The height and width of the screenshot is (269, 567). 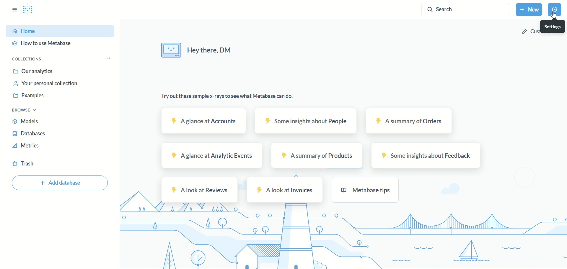 I want to click on events, so click(x=212, y=155).